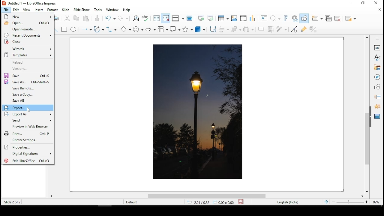  Describe the element at coordinates (286, 18) in the screenshot. I see `fontwork text` at that location.